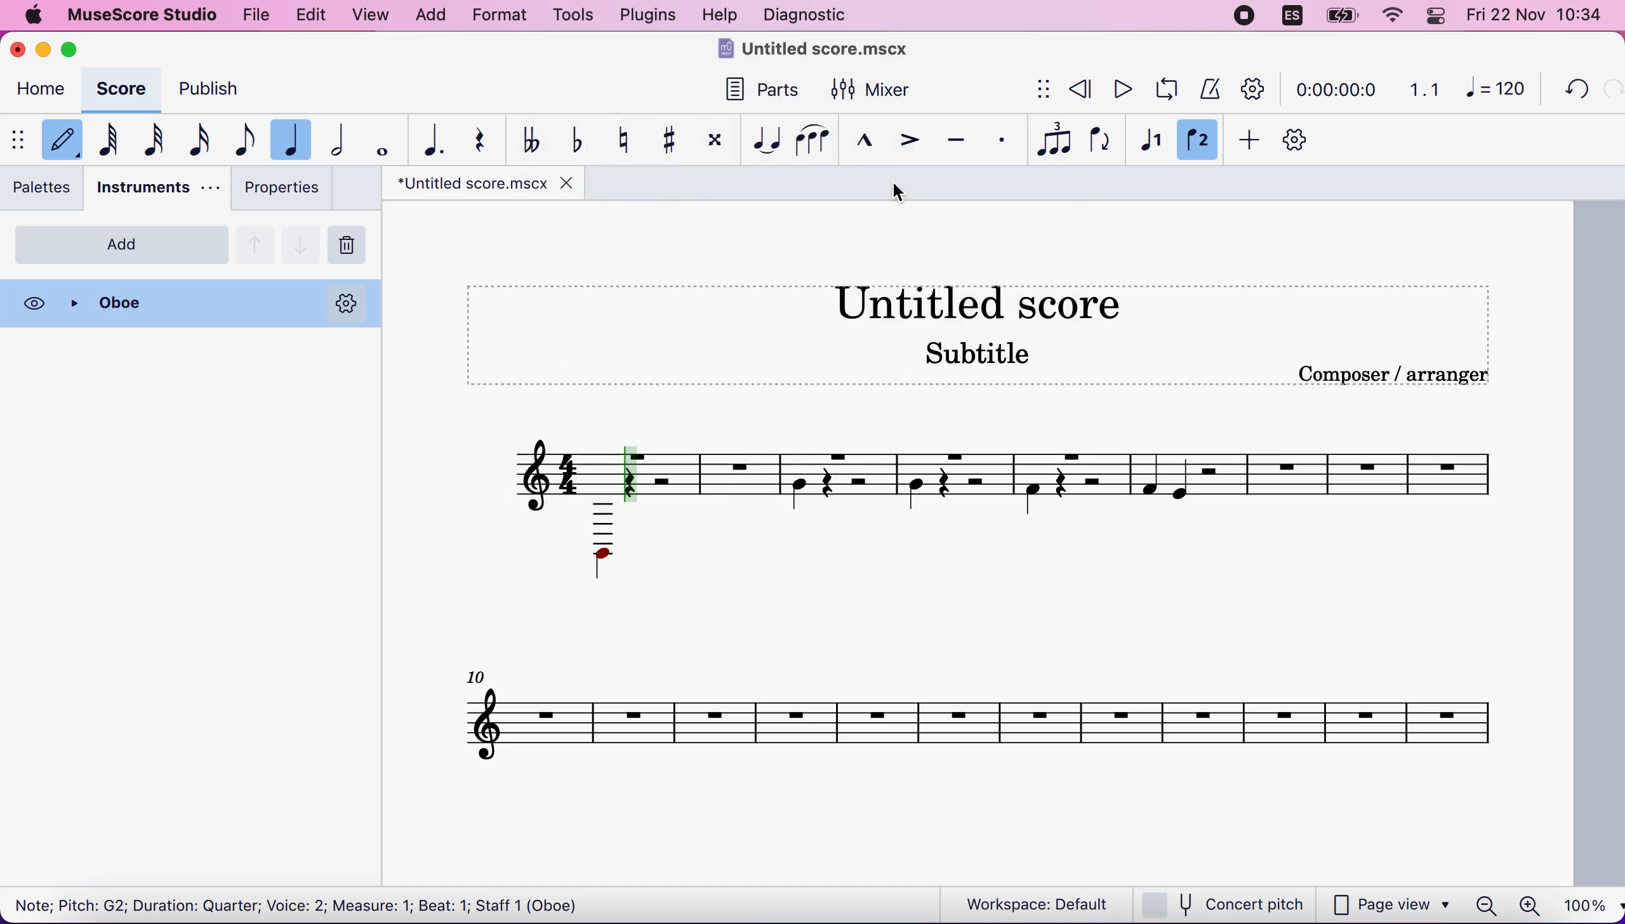  Describe the element at coordinates (1257, 86) in the screenshot. I see `playback tool` at that location.